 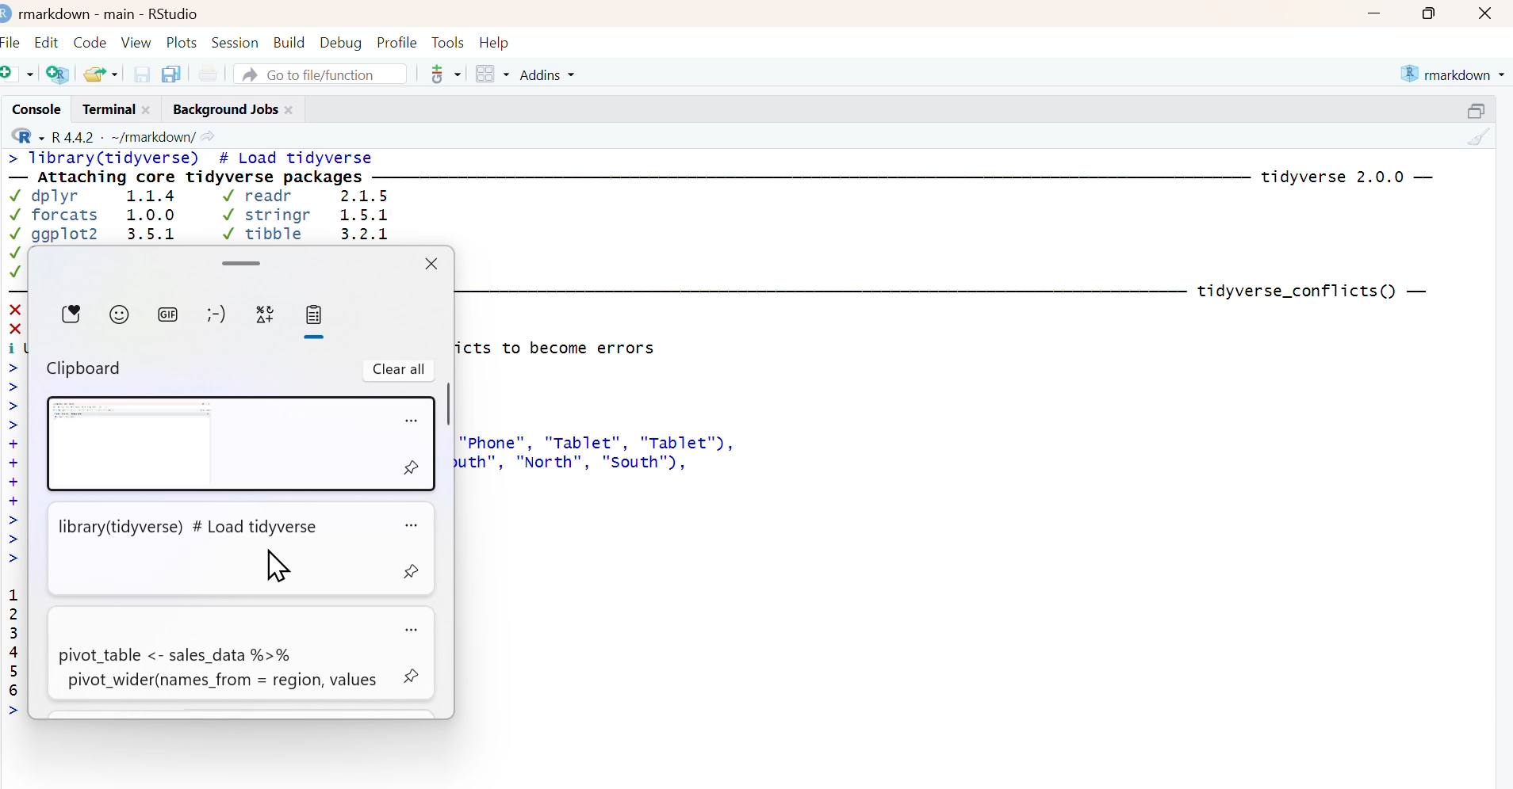 I want to click on Print current file, so click(x=208, y=73).